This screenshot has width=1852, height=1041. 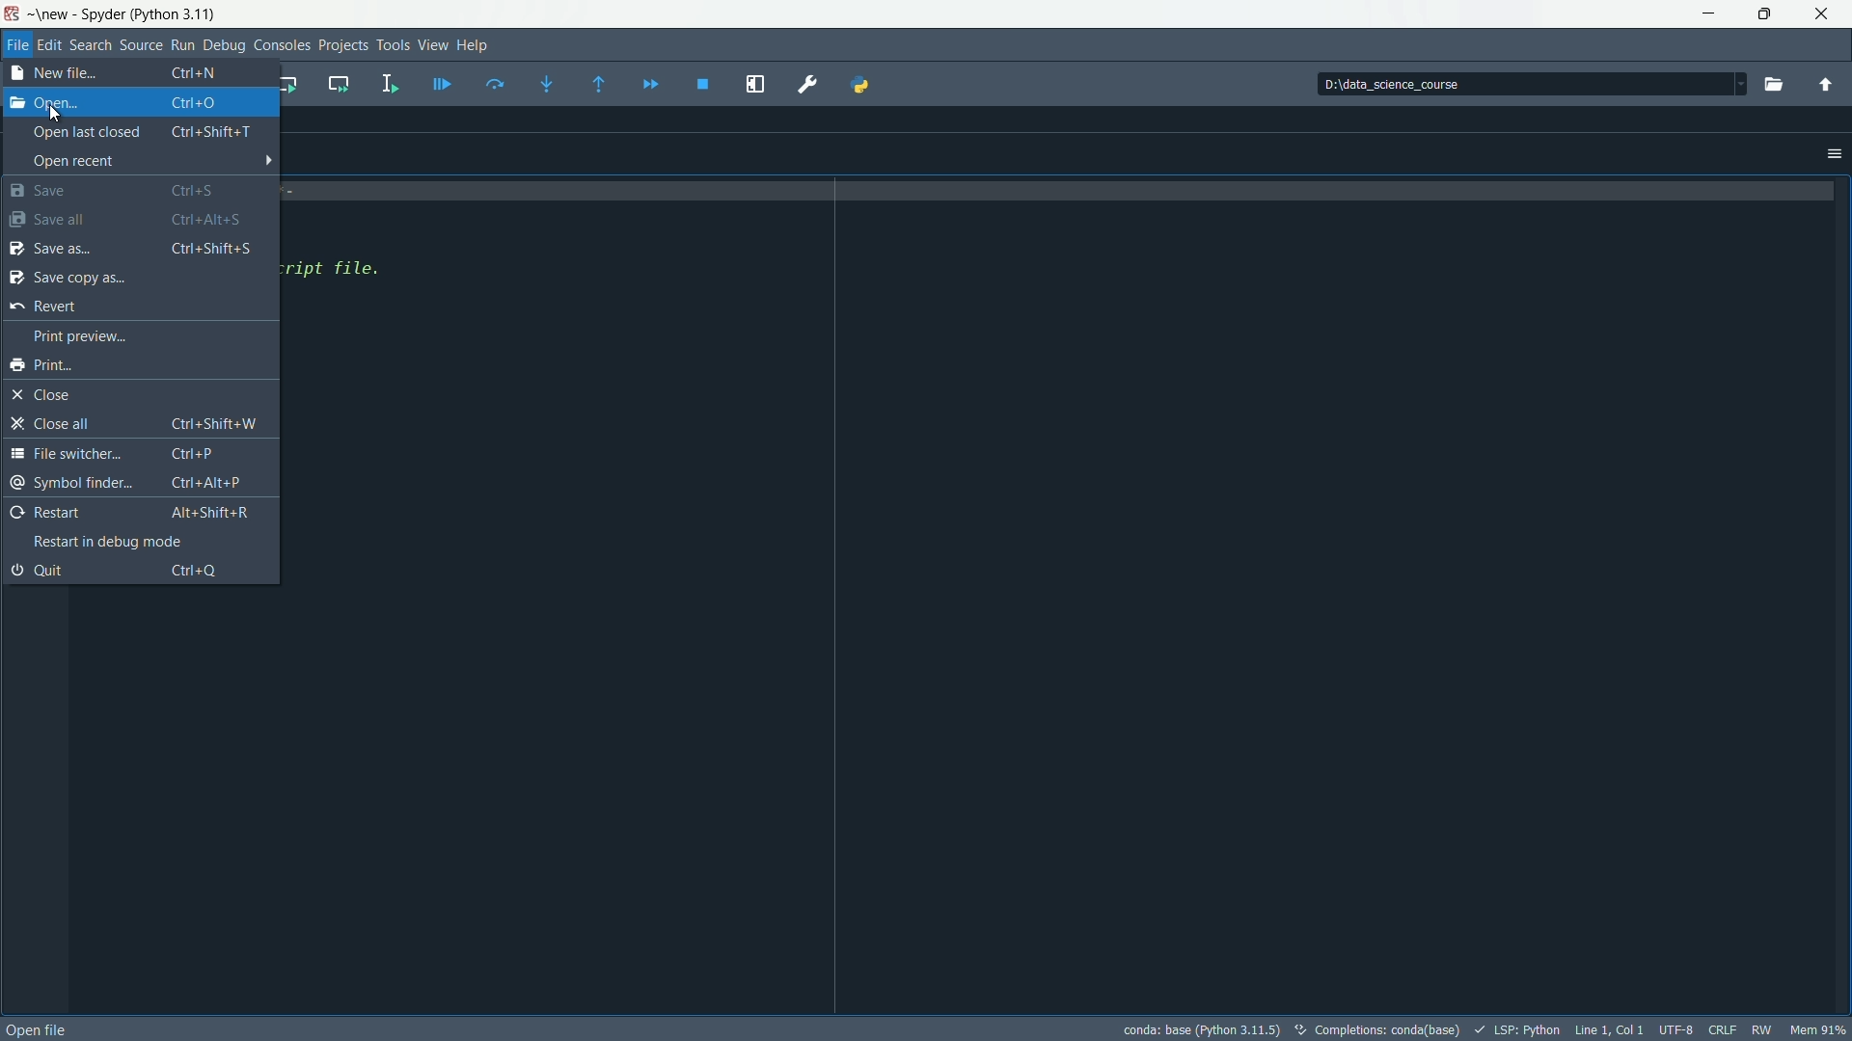 What do you see at coordinates (128, 102) in the screenshot?
I see `open` at bounding box center [128, 102].